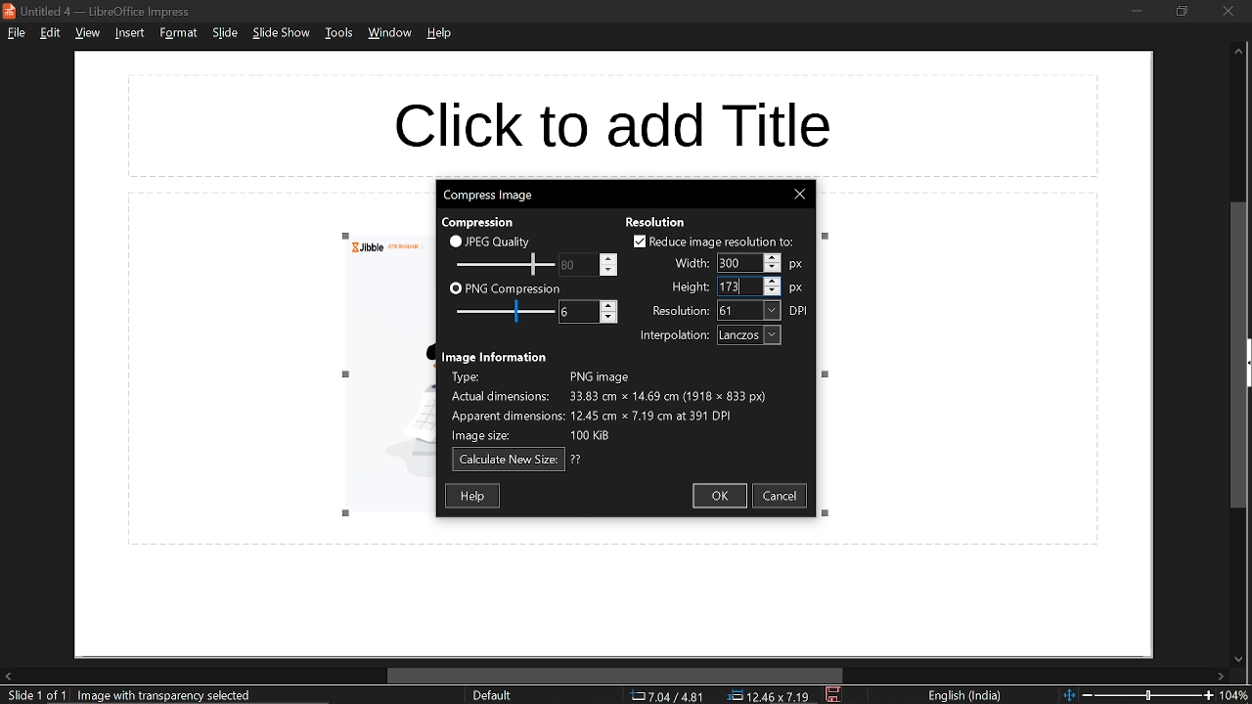  I want to click on vertical scrollbar, so click(1239, 355).